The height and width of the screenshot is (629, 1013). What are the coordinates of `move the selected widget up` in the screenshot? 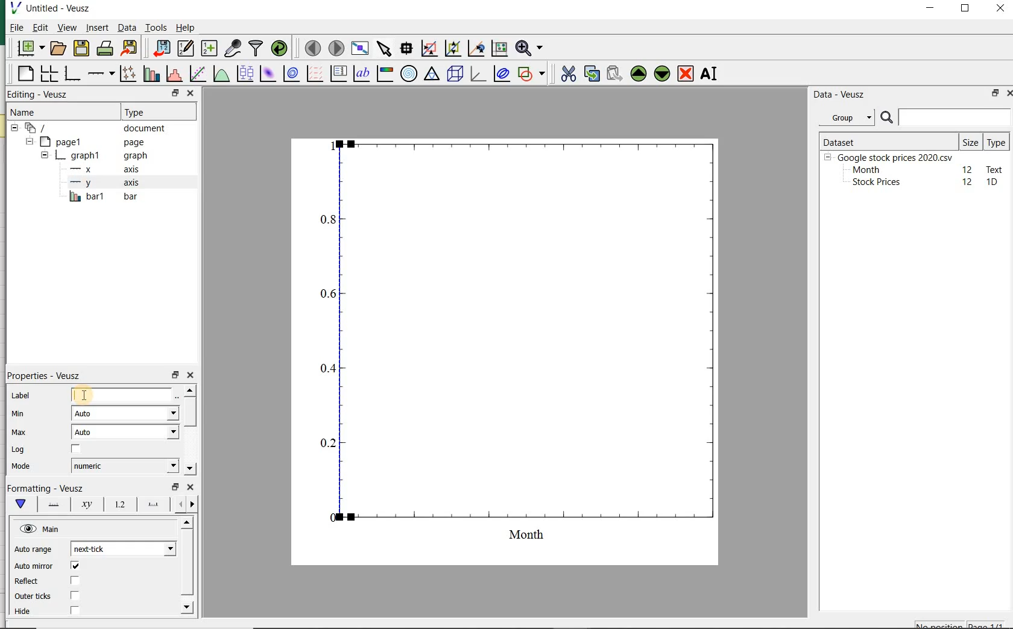 It's located at (639, 74).